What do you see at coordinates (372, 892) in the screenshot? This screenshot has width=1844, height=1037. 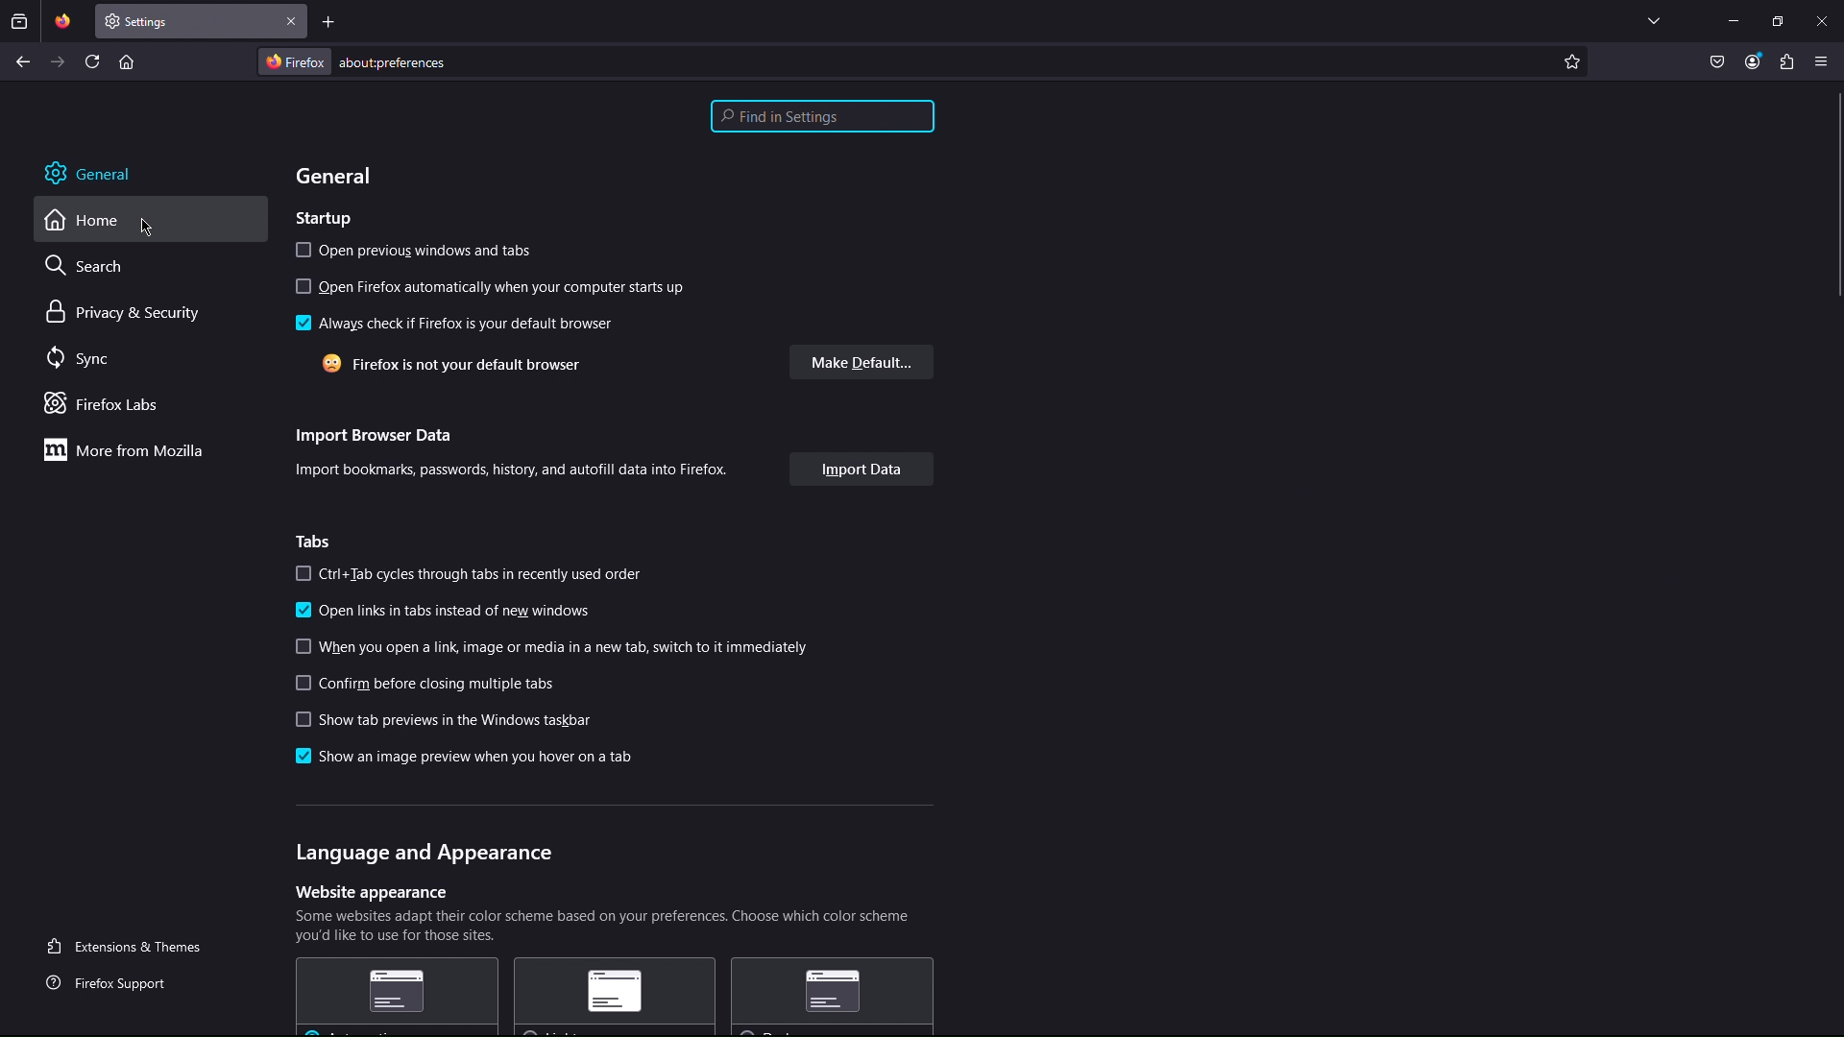 I see `Website appearance` at bounding box center [372, 892].